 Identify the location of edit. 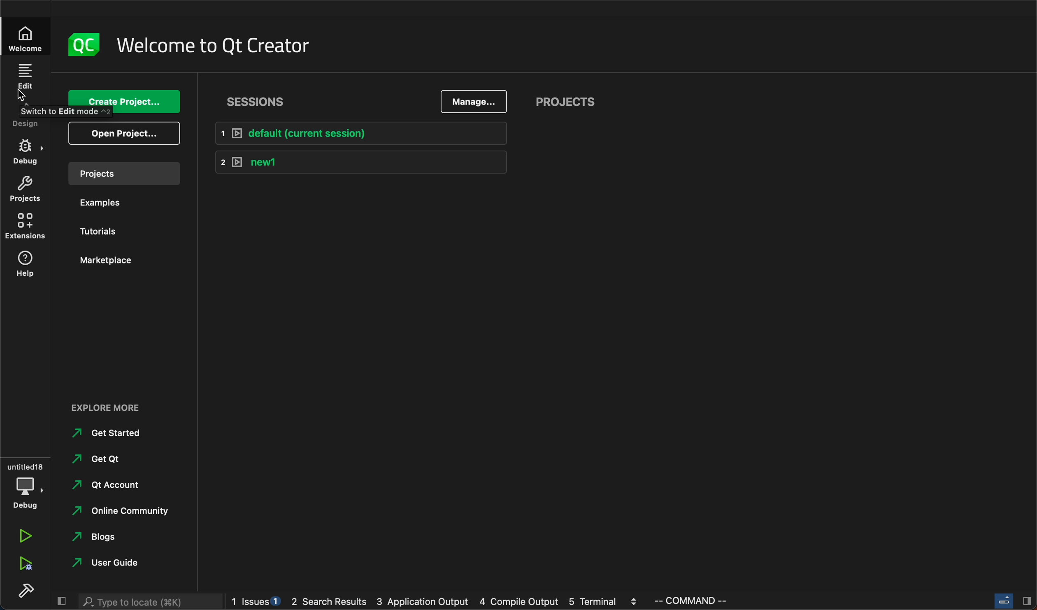
(23, 75).